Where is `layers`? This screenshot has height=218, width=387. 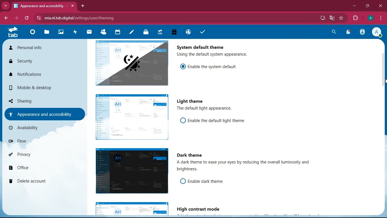 layers is located at coordinates (146, 33).